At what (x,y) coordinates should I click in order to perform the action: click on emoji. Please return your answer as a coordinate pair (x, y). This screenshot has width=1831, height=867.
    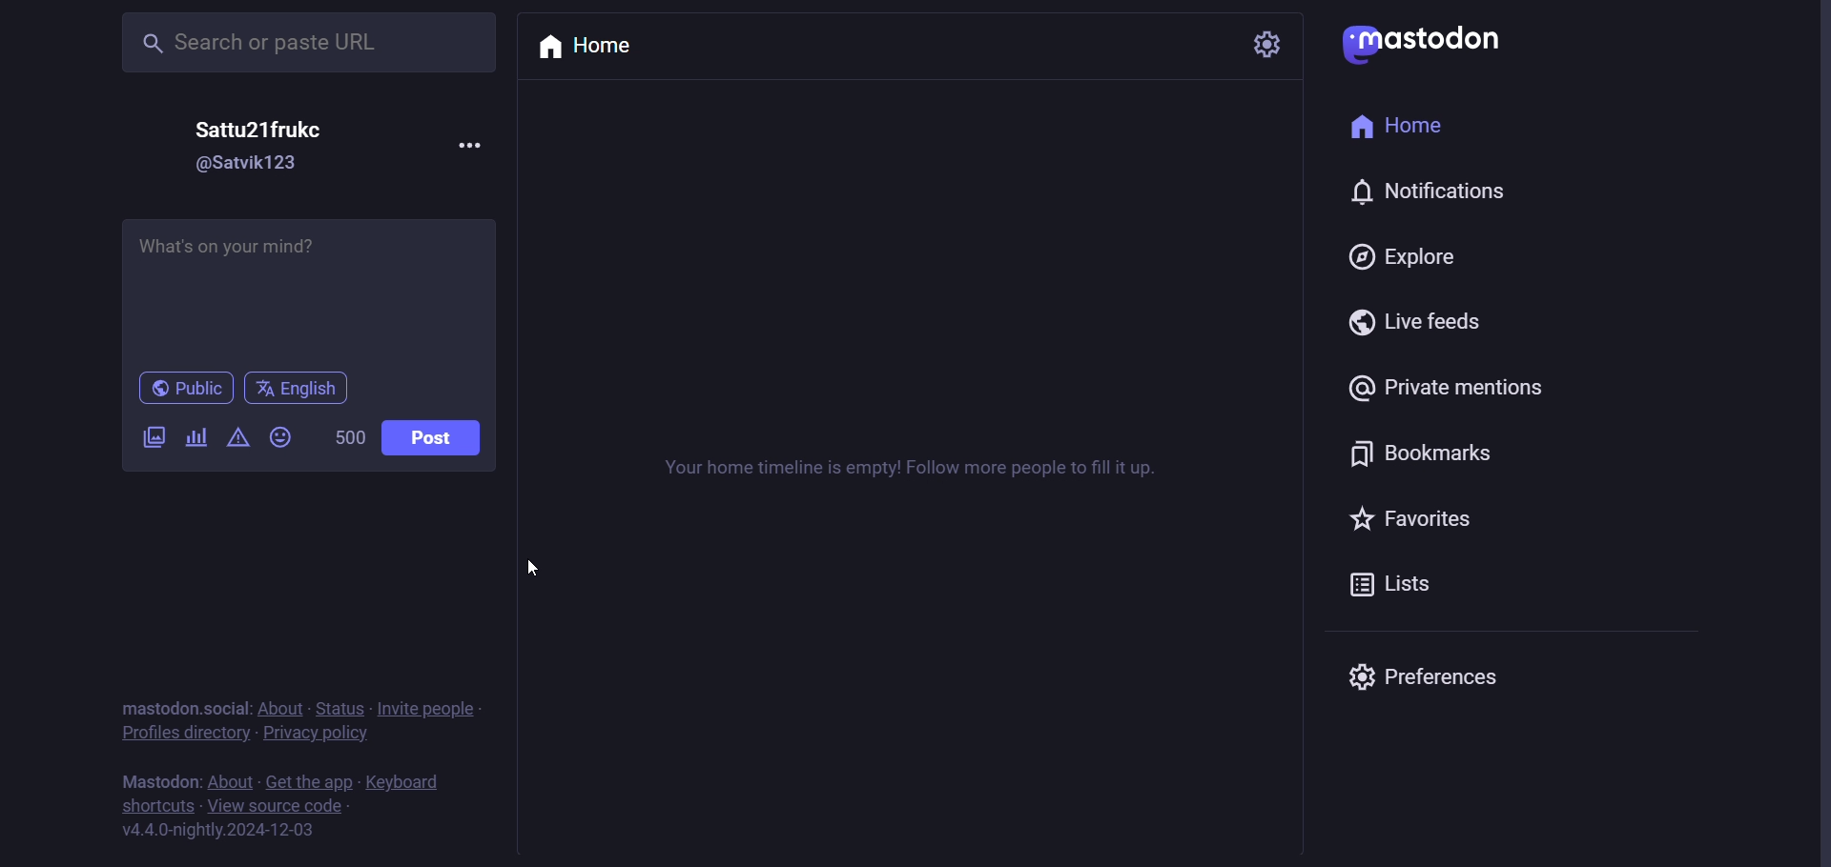
    Looking at the image, I should click on (281, 438).